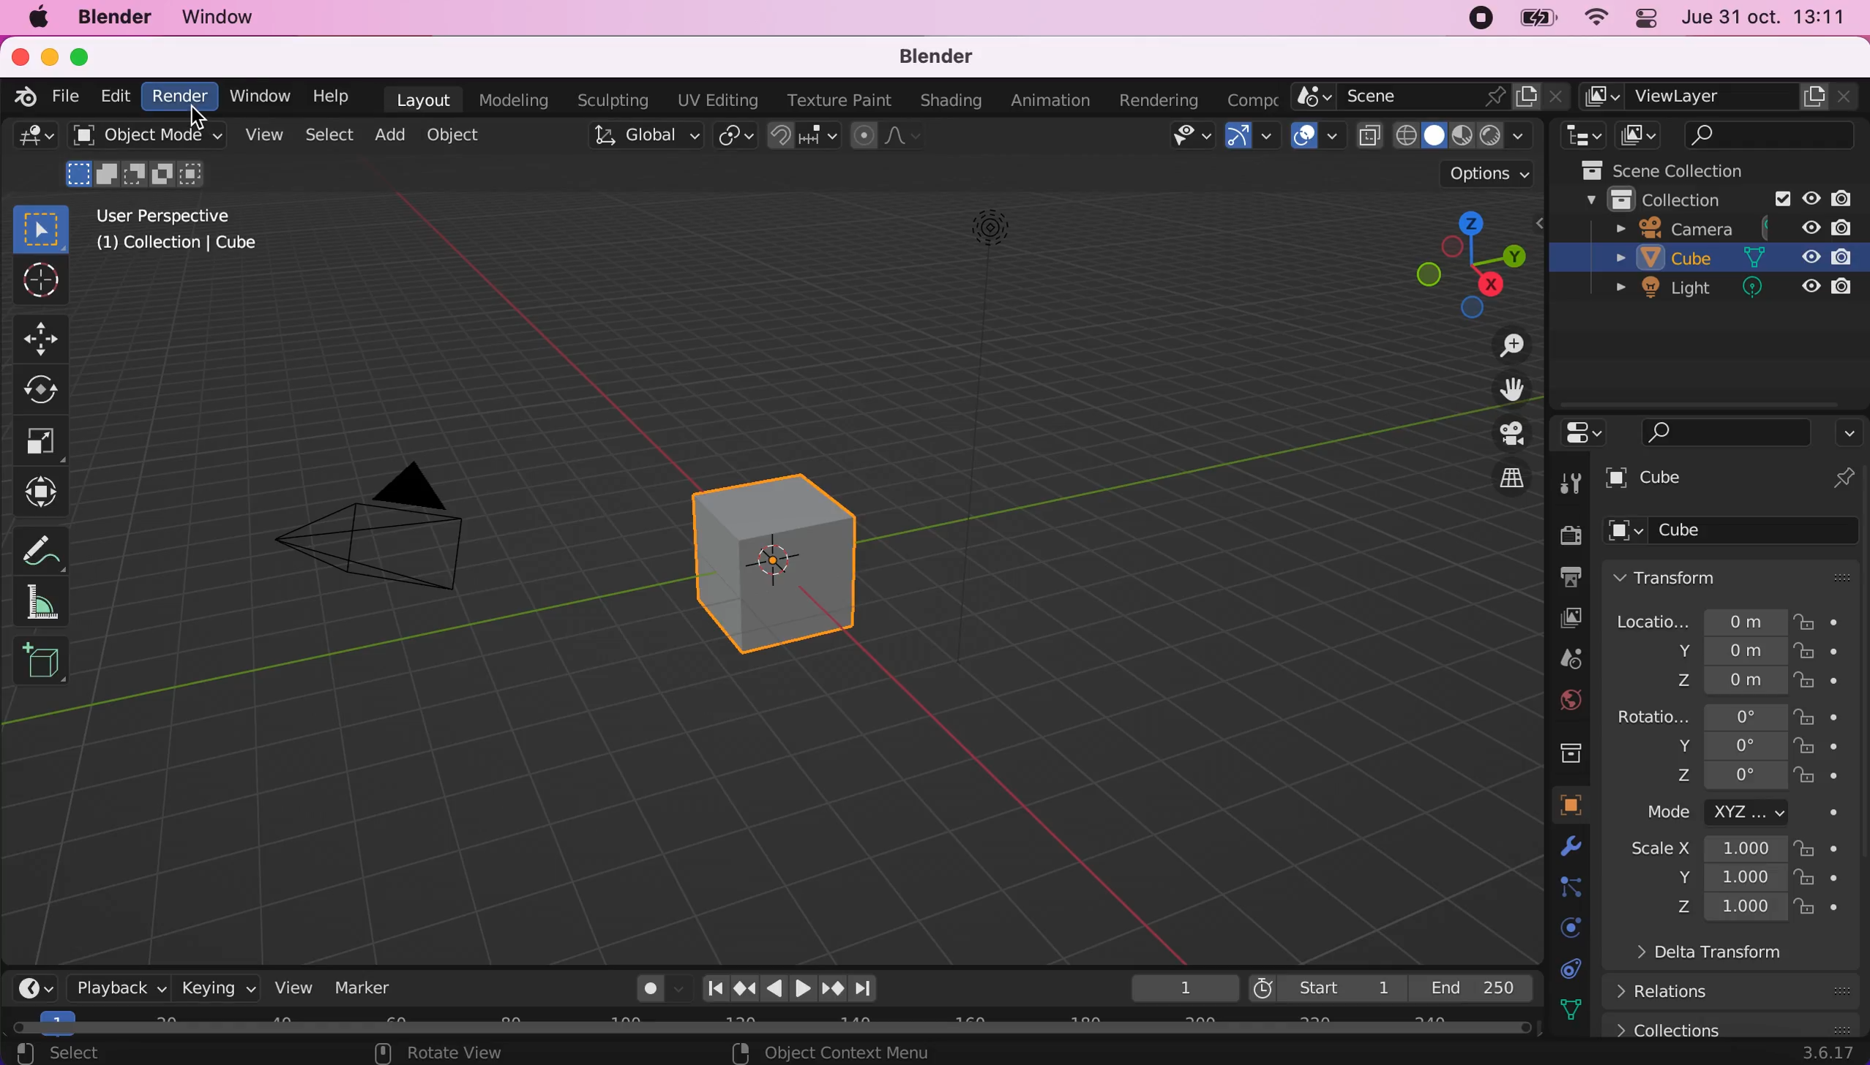 This screenshot has height=1065, width=1870. I want to click on lock, so click(1818, 684).